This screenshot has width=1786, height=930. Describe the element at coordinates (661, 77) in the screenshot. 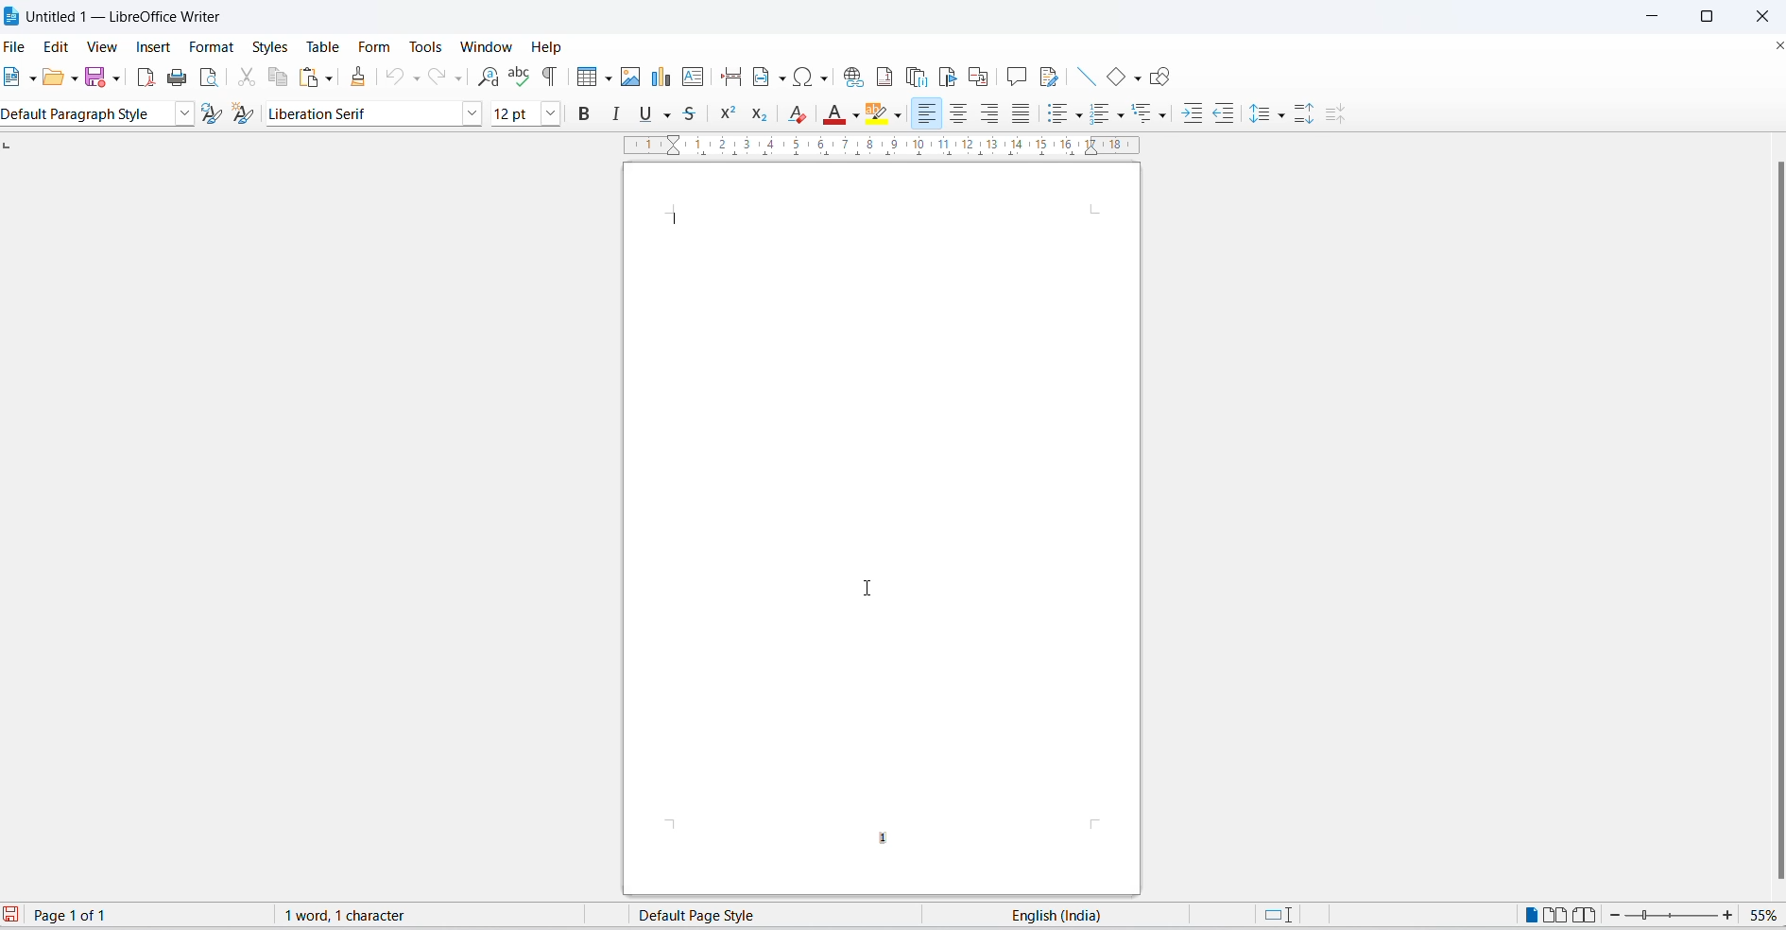

I see `insert charts` at that location.